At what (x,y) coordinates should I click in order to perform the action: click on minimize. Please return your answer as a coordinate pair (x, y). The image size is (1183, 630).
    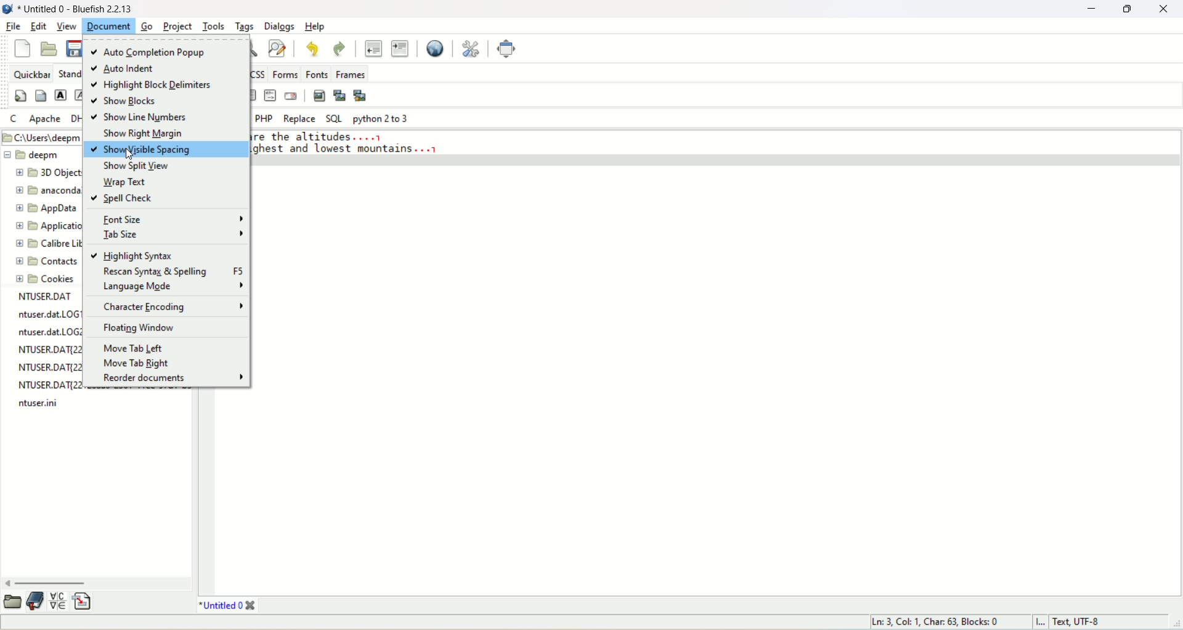
    Looking at the image, I should click on (1089, 10).